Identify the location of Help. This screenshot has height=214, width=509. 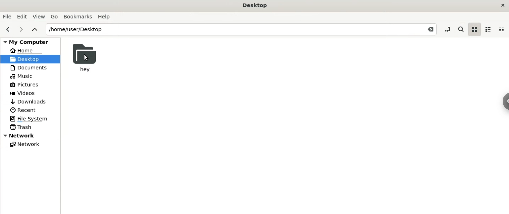
(104, 17).